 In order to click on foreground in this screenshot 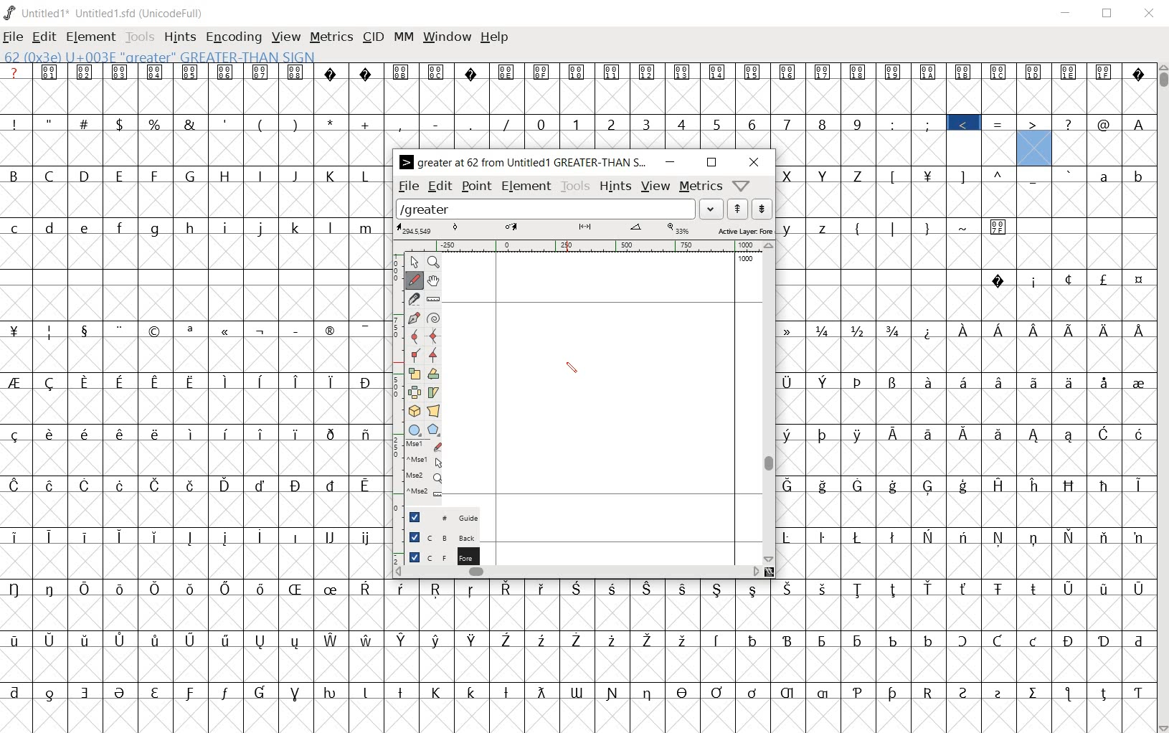, I will do `click(436, 556)`.